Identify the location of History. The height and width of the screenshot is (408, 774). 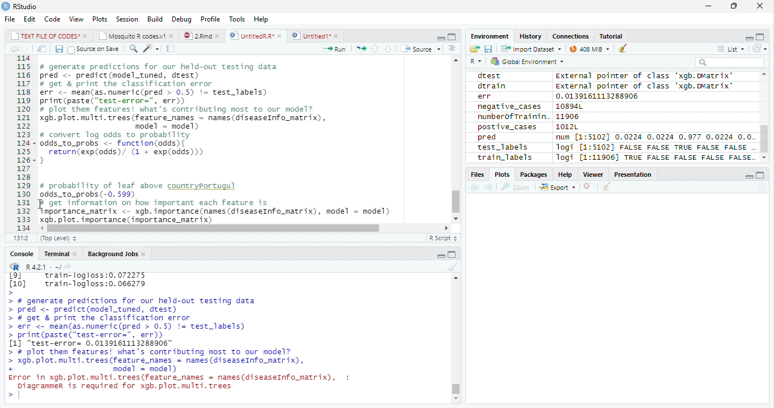
(531, 36).